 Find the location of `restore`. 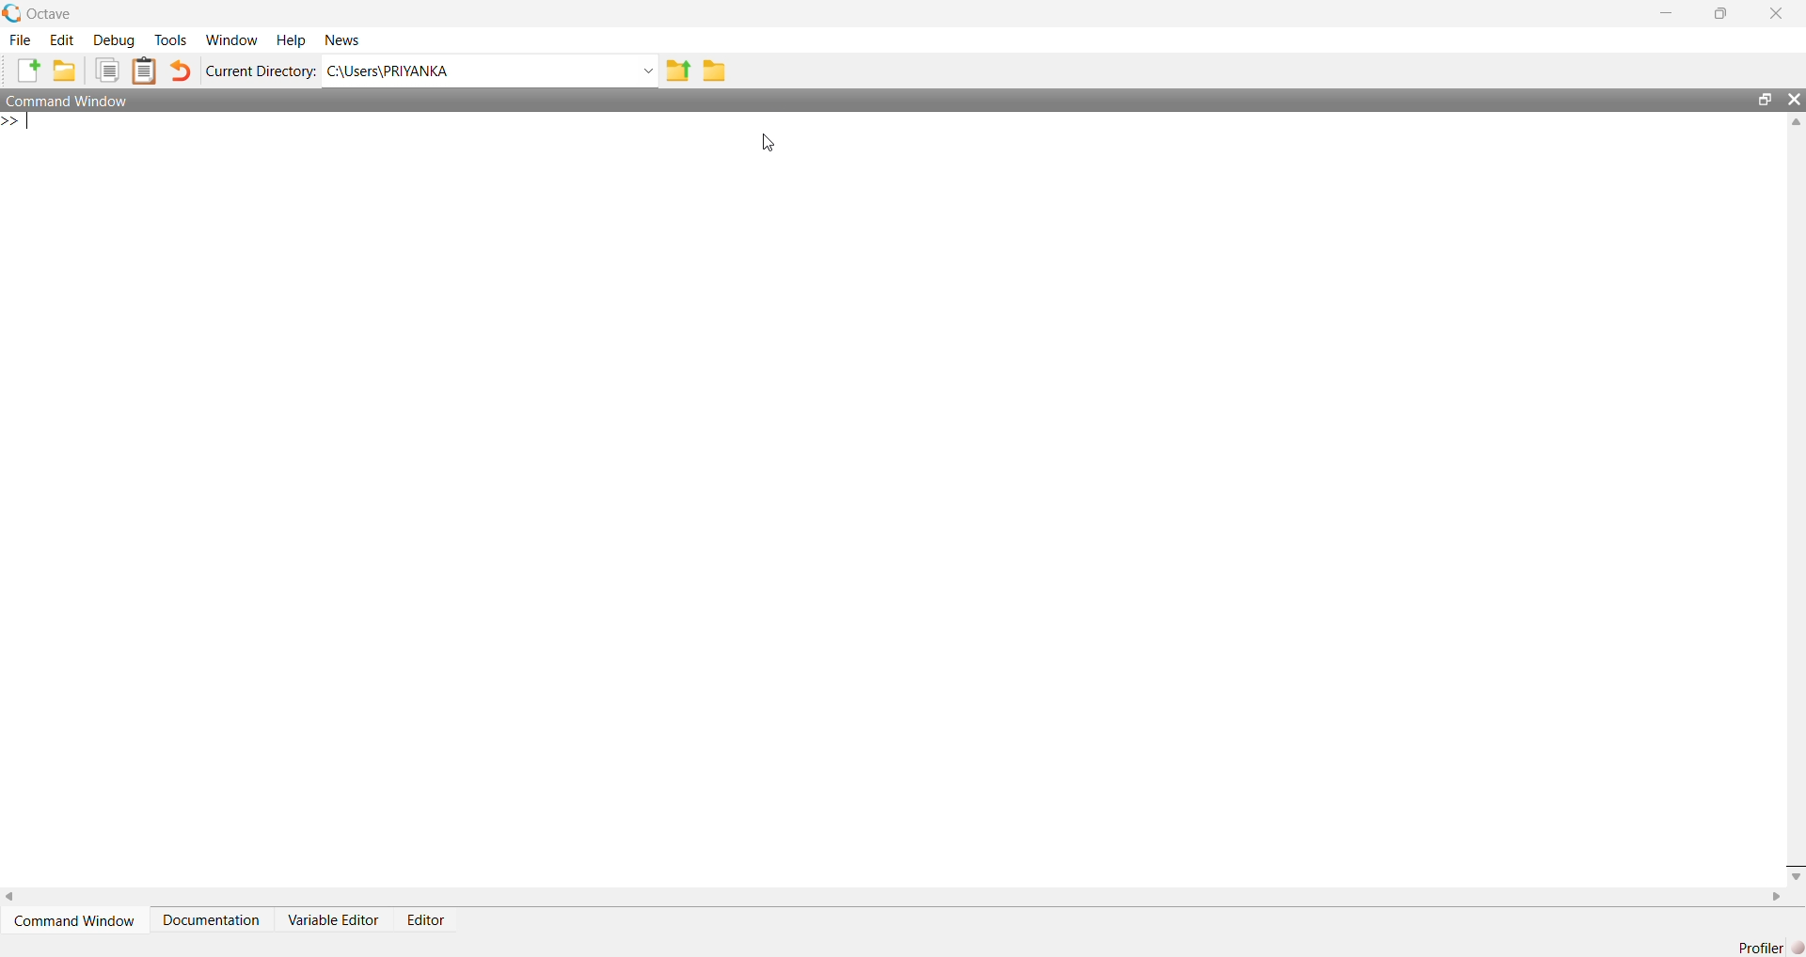

restore is located at coordinates (1766, 99).